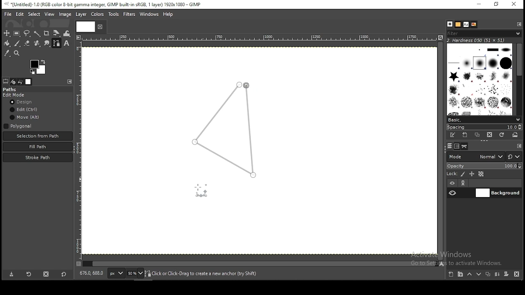 The height and width of the screenshot is (295, 525). I want to click on open brush as image, so click(515, 136).